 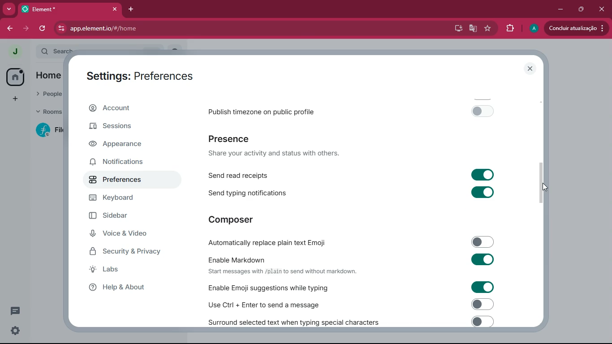 I want to click on desktop, so click(x=456, y=29).